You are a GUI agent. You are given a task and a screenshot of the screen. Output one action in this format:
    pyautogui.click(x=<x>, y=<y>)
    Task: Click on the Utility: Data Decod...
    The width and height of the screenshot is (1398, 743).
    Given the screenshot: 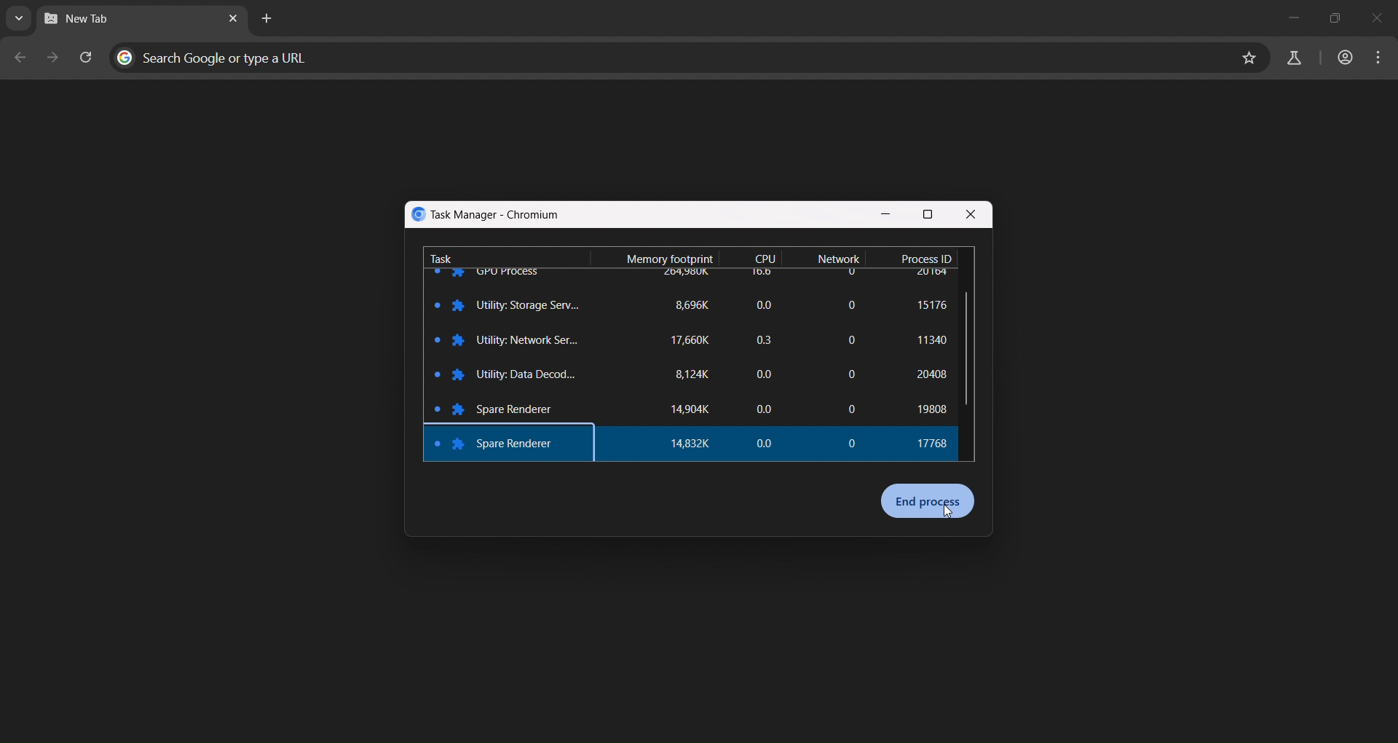 What is the action you would take?
    pyautogui.click(x=532, y=373)
    